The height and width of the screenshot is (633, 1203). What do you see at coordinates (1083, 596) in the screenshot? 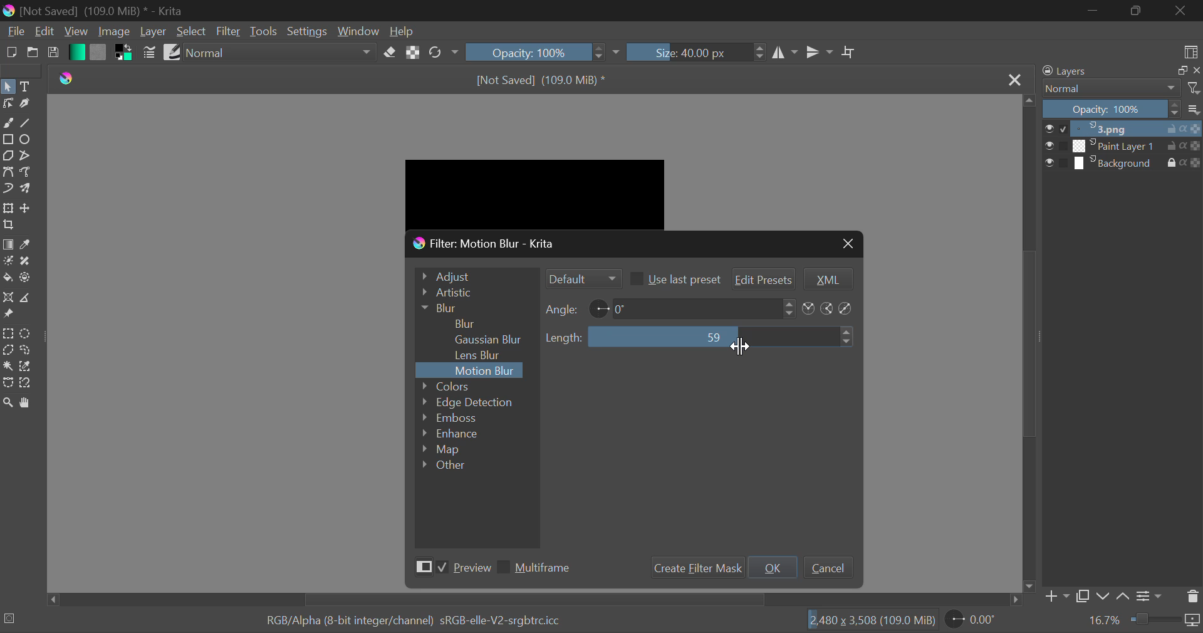
I see `Copy Layer` at bounding box center [1083, 596].